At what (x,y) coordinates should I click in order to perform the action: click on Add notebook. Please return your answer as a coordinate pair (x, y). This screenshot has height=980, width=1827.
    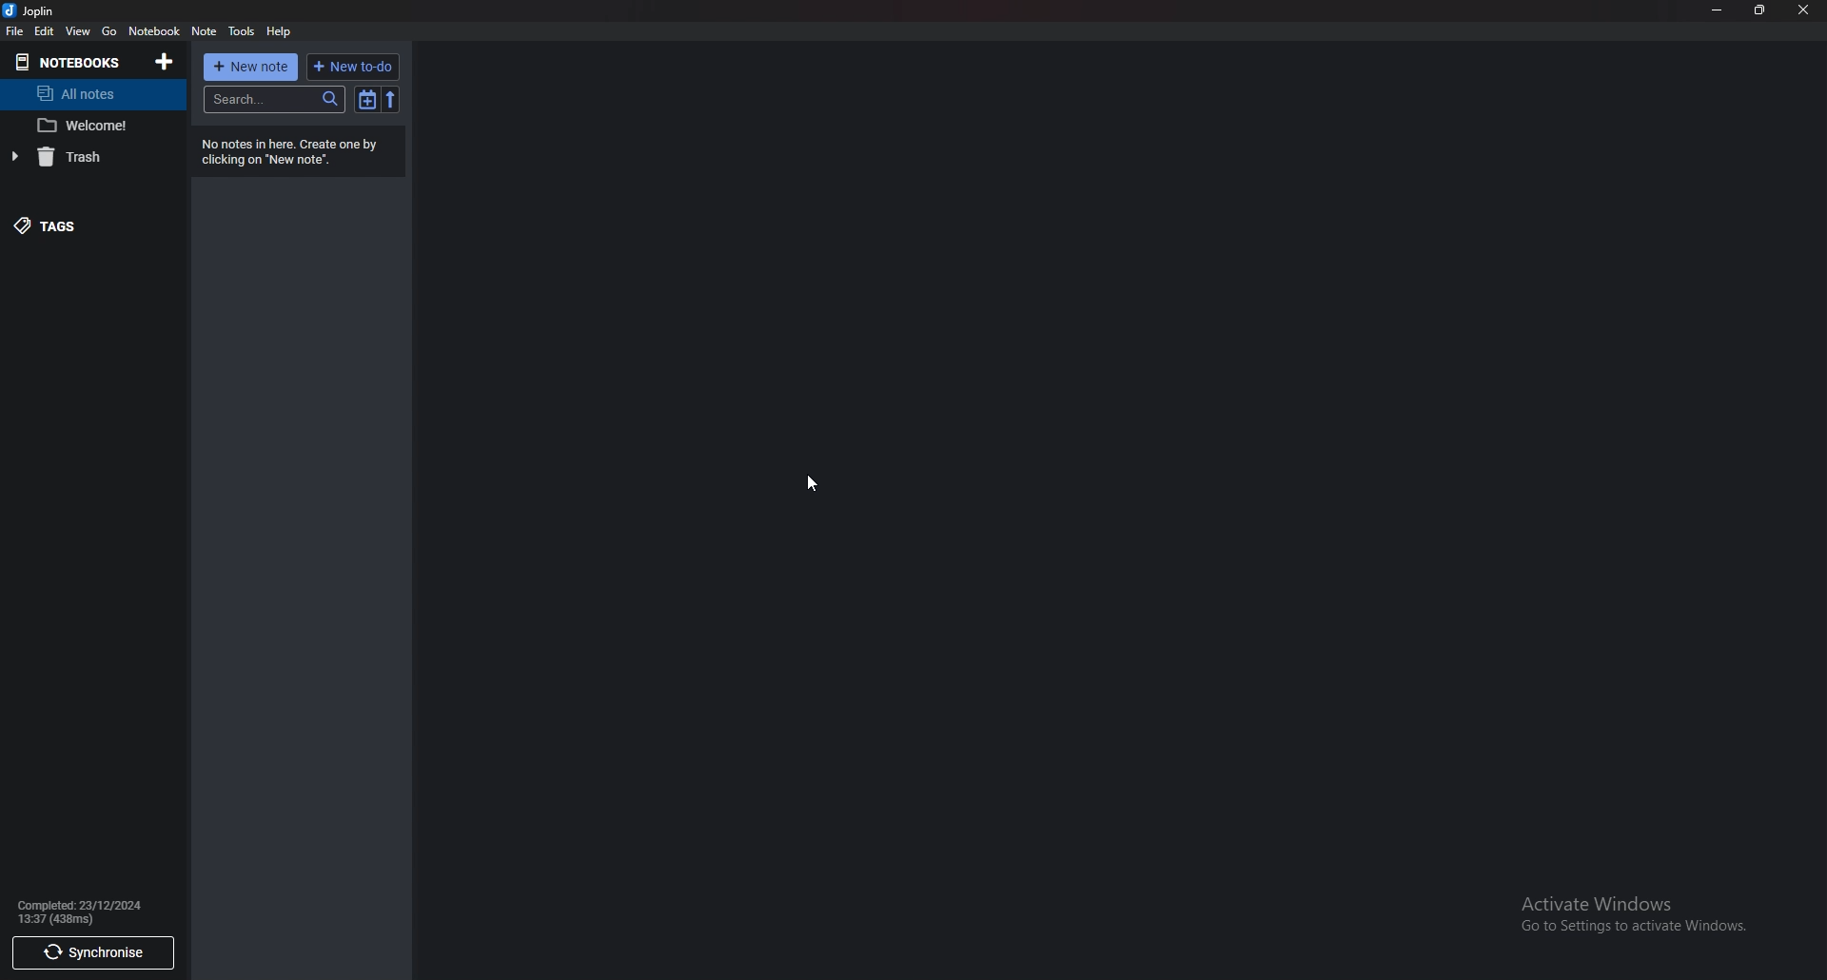
    Looking at the image, I should click on (164, 63).